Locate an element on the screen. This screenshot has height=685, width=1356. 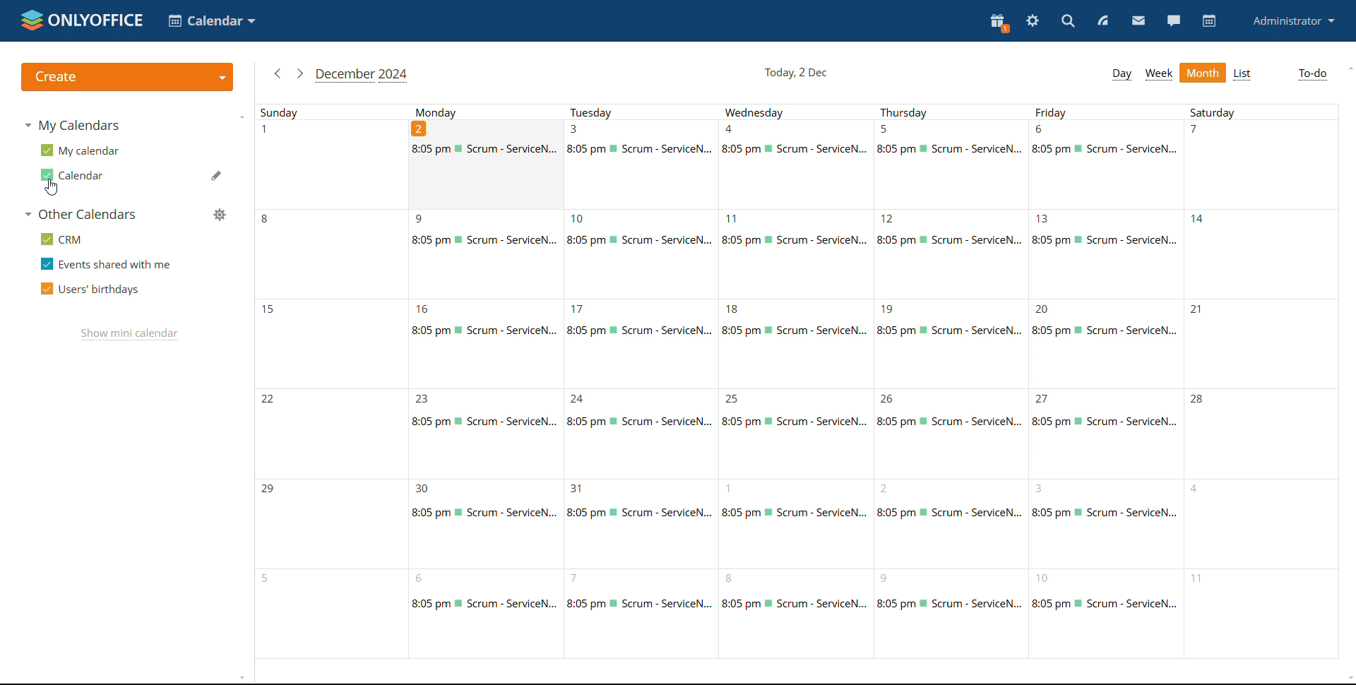
4 is located at coordinates (1259, 523).